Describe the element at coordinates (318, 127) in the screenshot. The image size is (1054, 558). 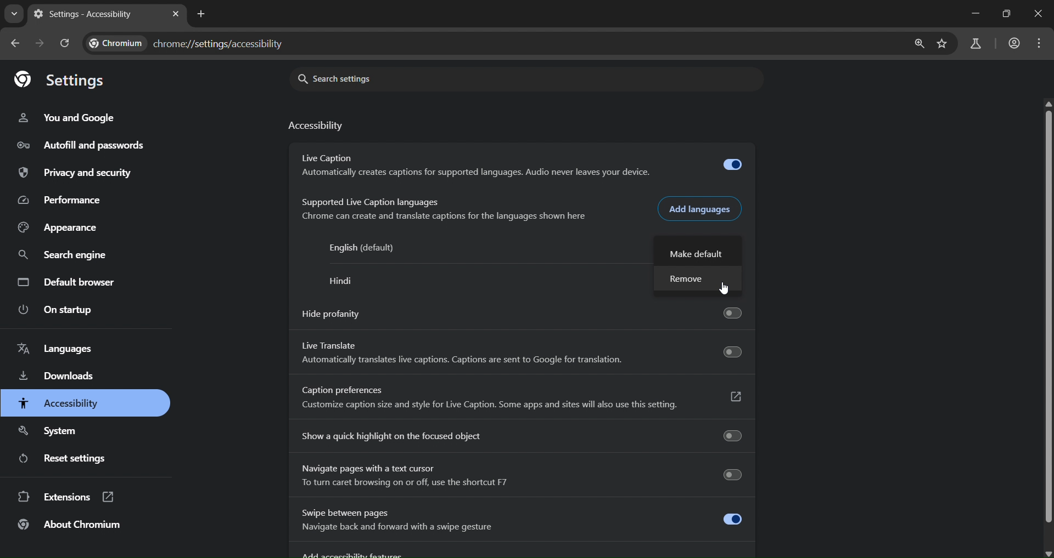
I see `accessibility` at that location.